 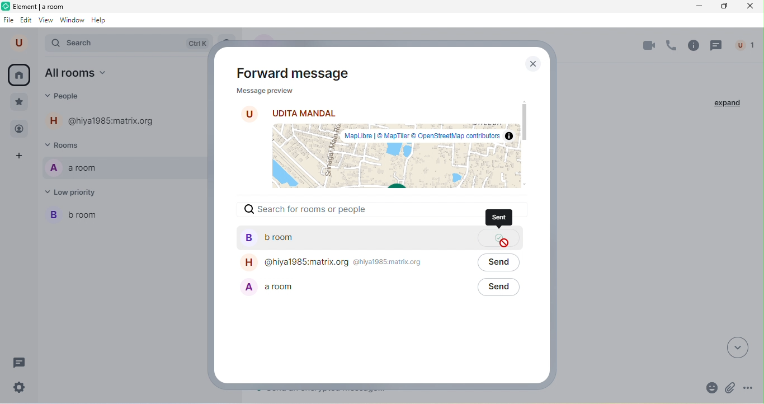 I want to click on close, so click(x=531, y=63).